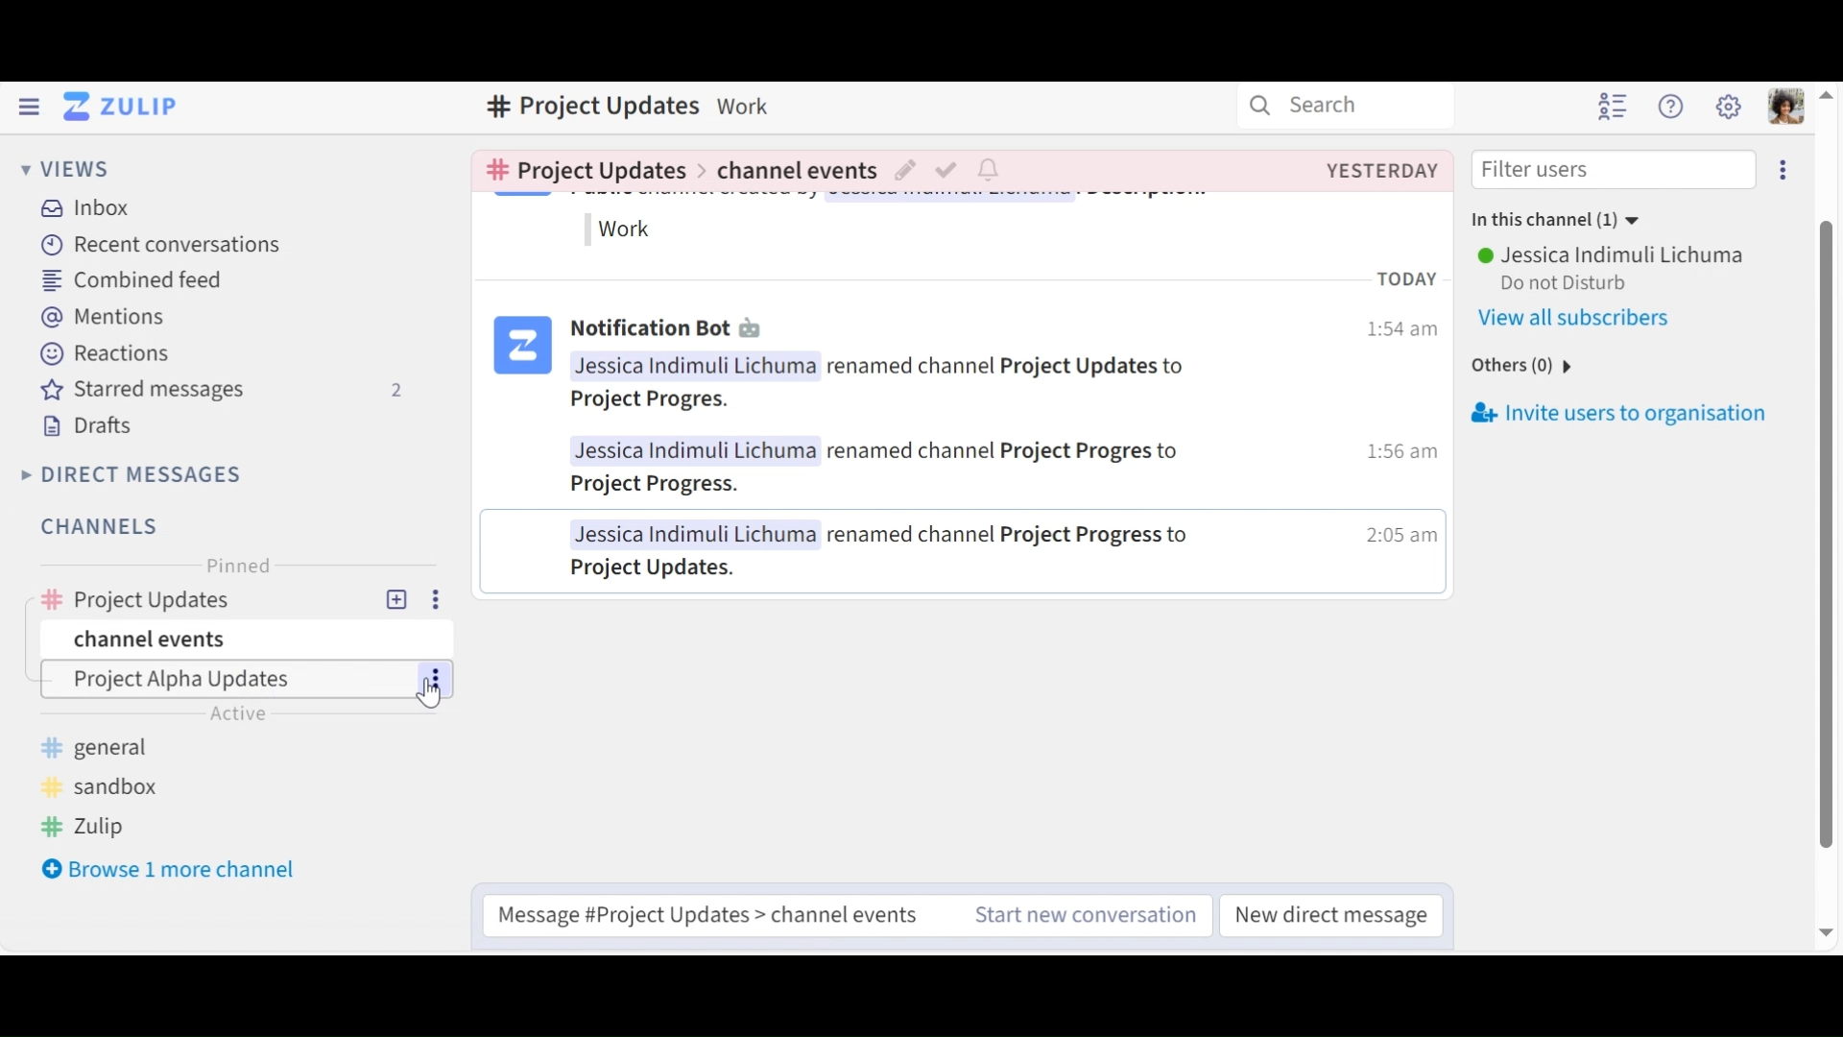 This screenshot has width=1843, height=1037. What do you see at coordinates (1400, 333) in the screenshot?
I see `1:54 am` at bounding box center [1400, 333].